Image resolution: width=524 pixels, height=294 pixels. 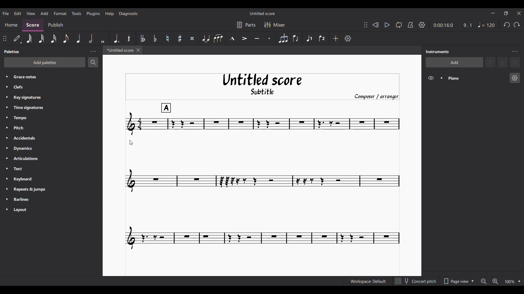 What do you see at coordinates (30, 13) in the screenshot?
I see `View menu` at bounding box center [30, 13].